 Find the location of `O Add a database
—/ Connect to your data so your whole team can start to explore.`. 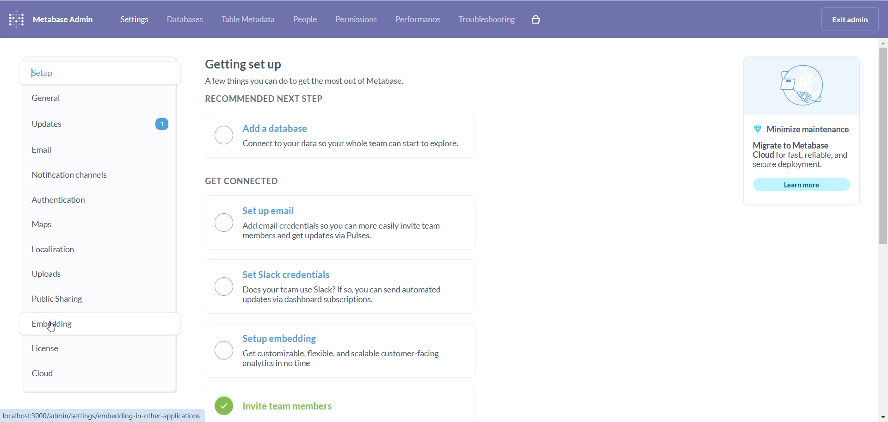

O Add a database
—/ Connect to your data so your whole team can start to explore. is located at coordinates (339, 136).